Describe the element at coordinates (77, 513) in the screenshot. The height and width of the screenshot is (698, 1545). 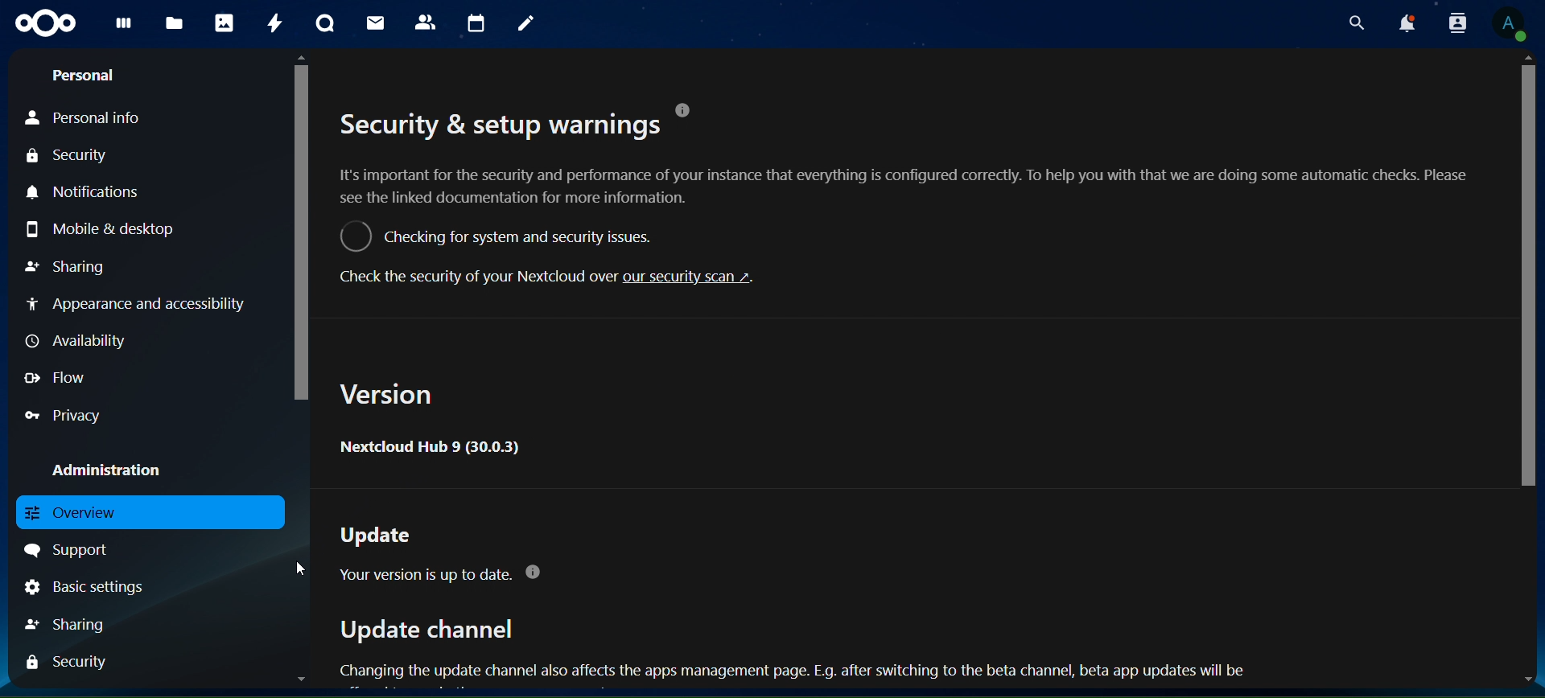
I see `overview` at that location.